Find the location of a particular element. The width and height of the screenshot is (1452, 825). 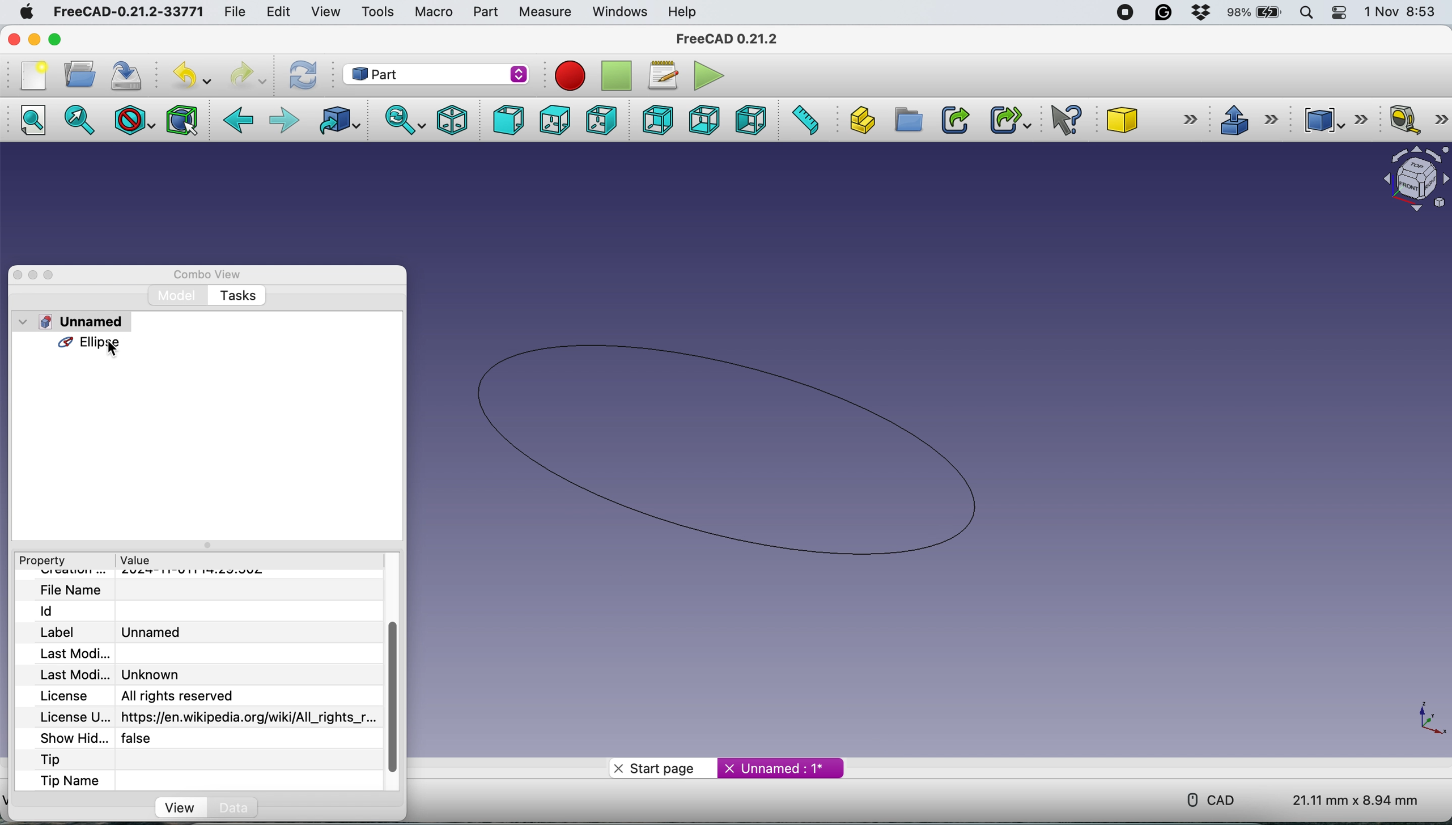

unnamed is located at coordinates (776, 768).